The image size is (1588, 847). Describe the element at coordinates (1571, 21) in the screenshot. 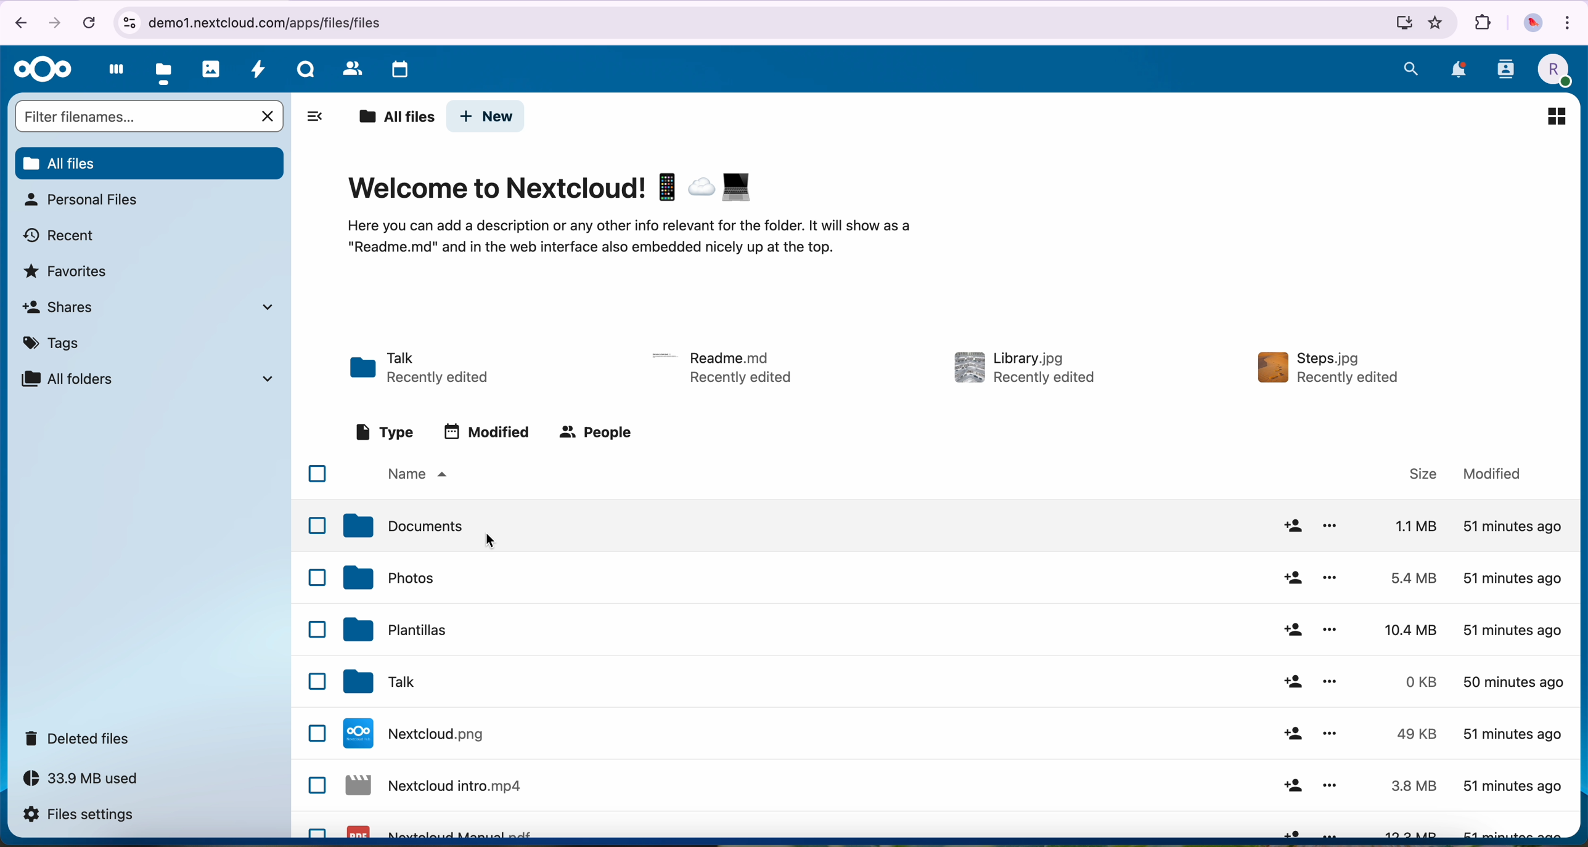

I see `customize and control Google Chrome` at that location.